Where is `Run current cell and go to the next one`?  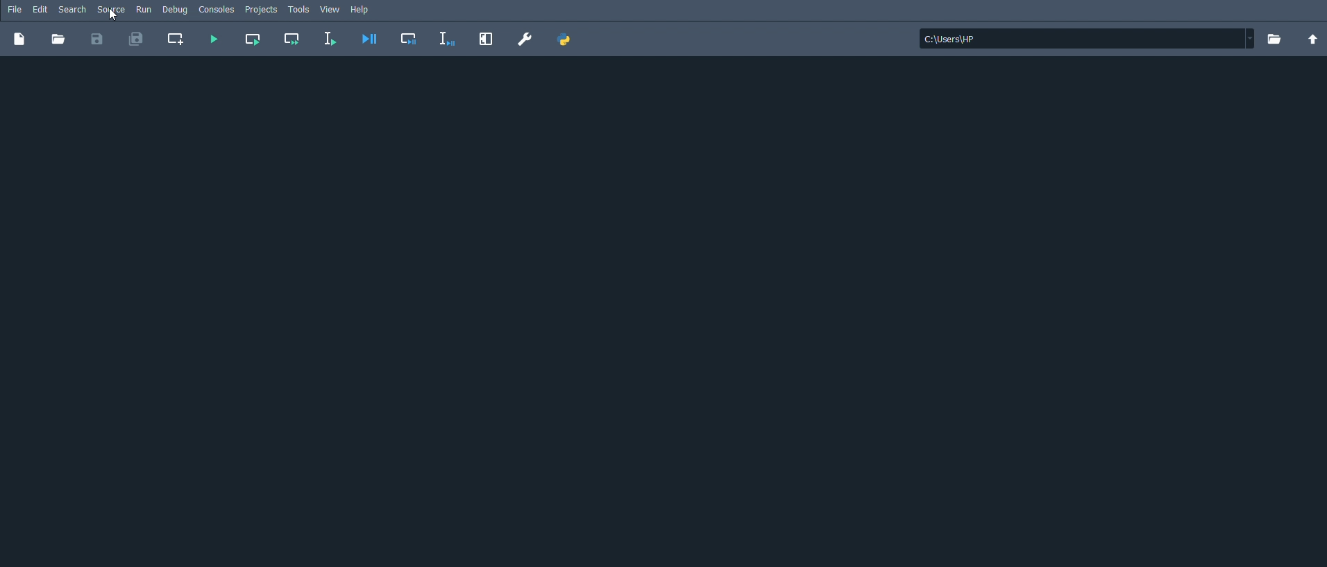 Run current cell and go to the next one is located at coordinates (291, 40).